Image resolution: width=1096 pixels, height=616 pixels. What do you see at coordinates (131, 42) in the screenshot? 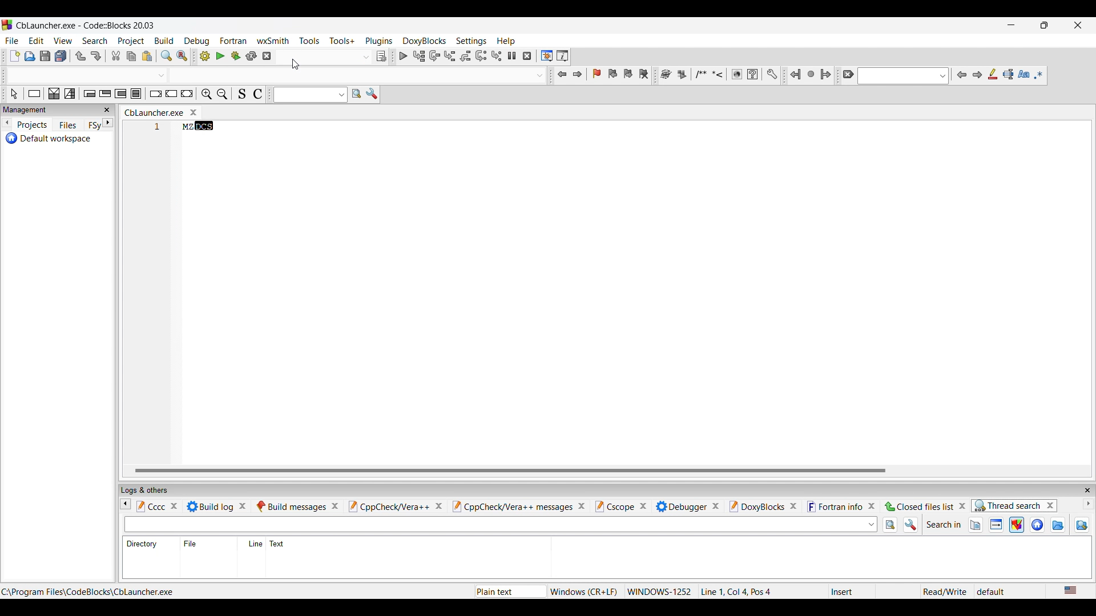
I see `Project menu` at bounding box center [131, 42].